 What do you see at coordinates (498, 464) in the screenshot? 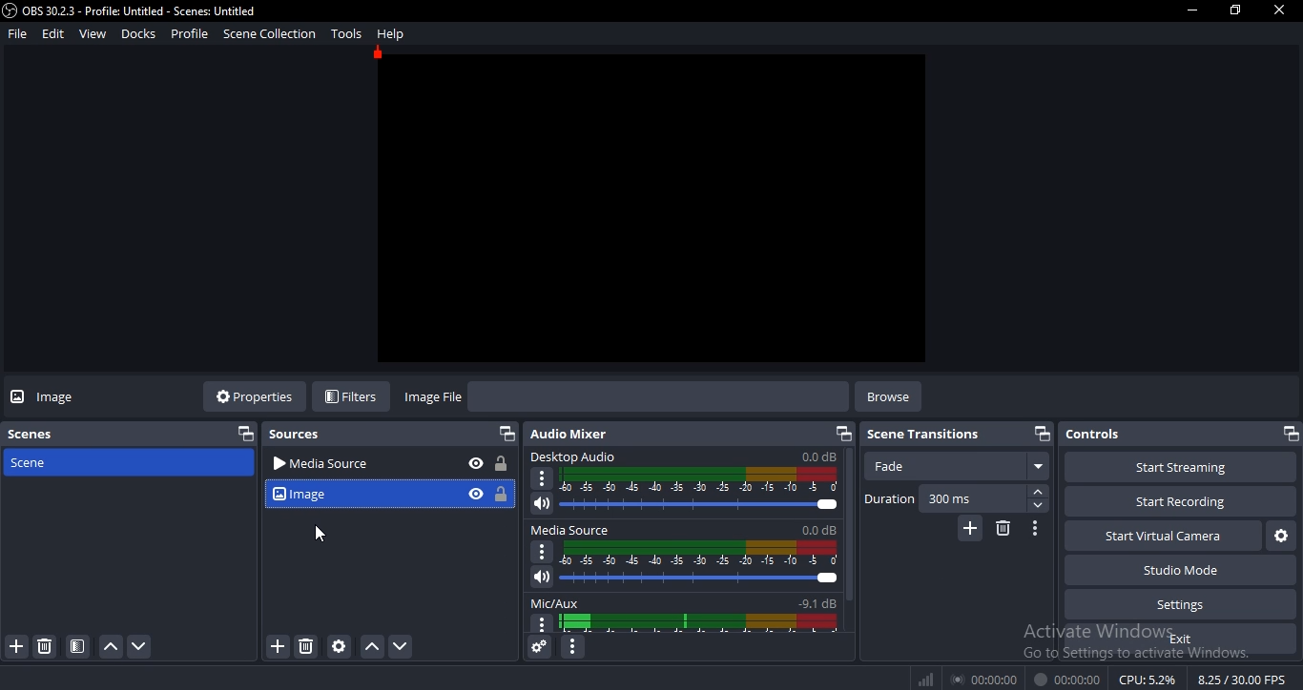
I see `lock` at bounding box center [498, 464].